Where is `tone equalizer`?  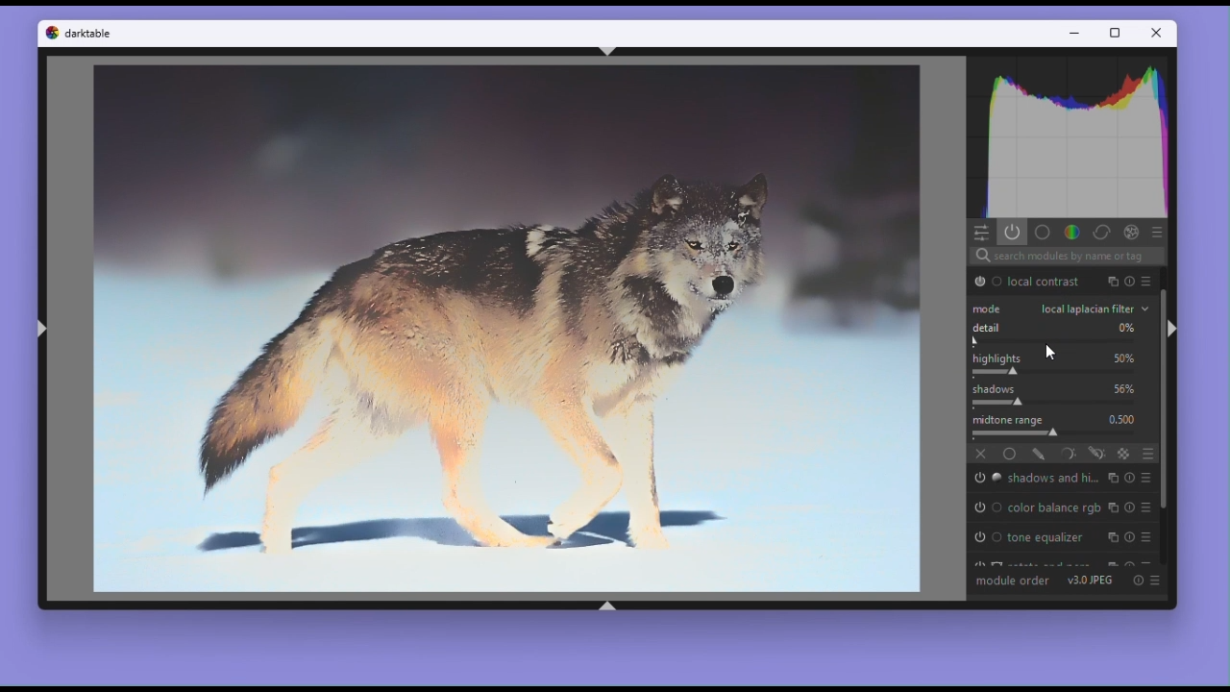
tone equalizer is located at coordinates (1048, 538).